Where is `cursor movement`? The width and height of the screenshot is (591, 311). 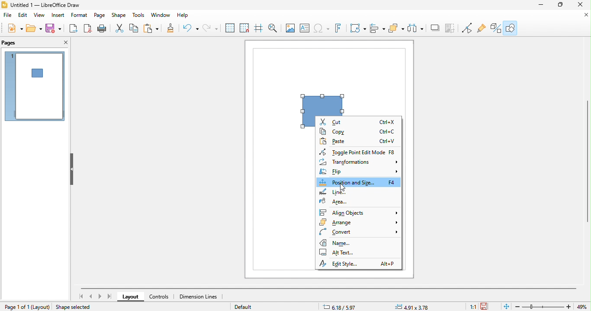
cursor movement is located at coordinates (341, 189).